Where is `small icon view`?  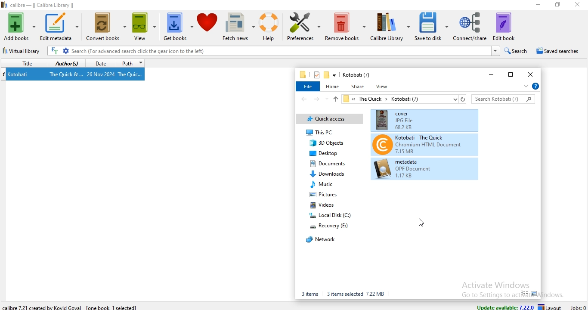 small icon view is located at coordinates (524, 294).